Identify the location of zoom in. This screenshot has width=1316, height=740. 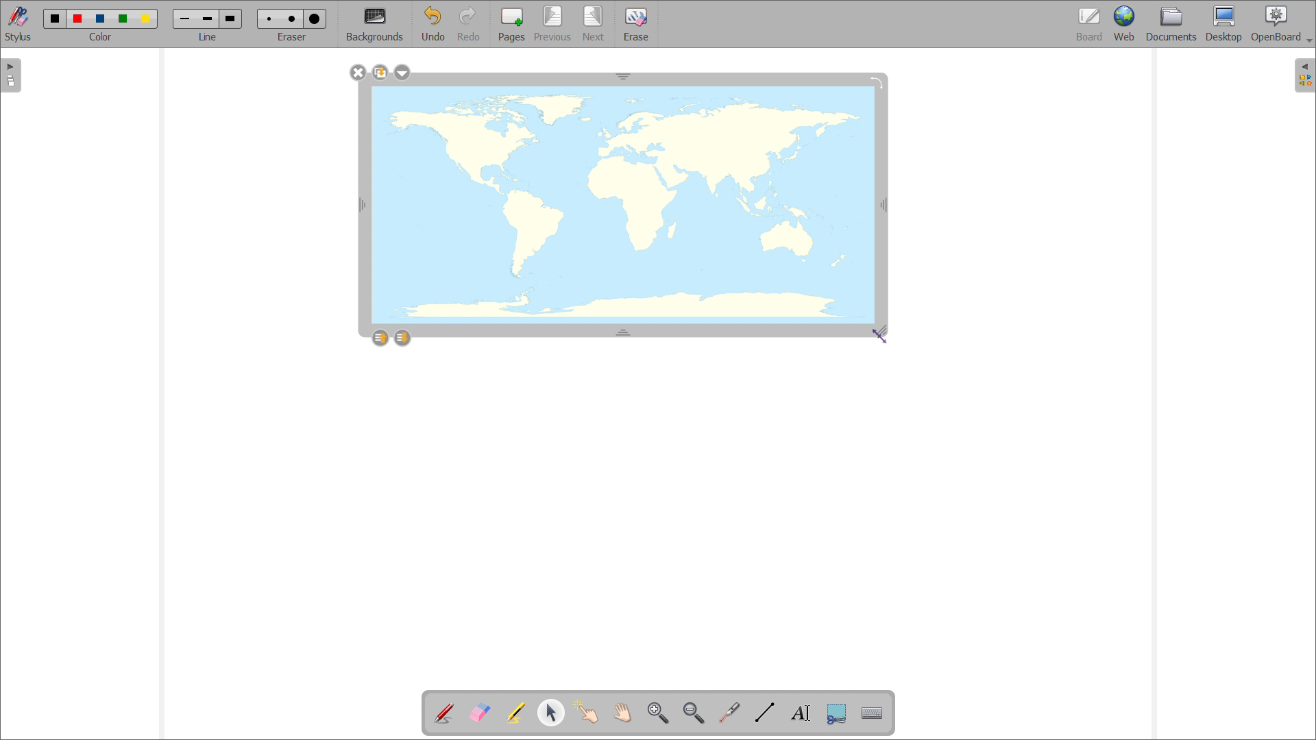
(659, 714).